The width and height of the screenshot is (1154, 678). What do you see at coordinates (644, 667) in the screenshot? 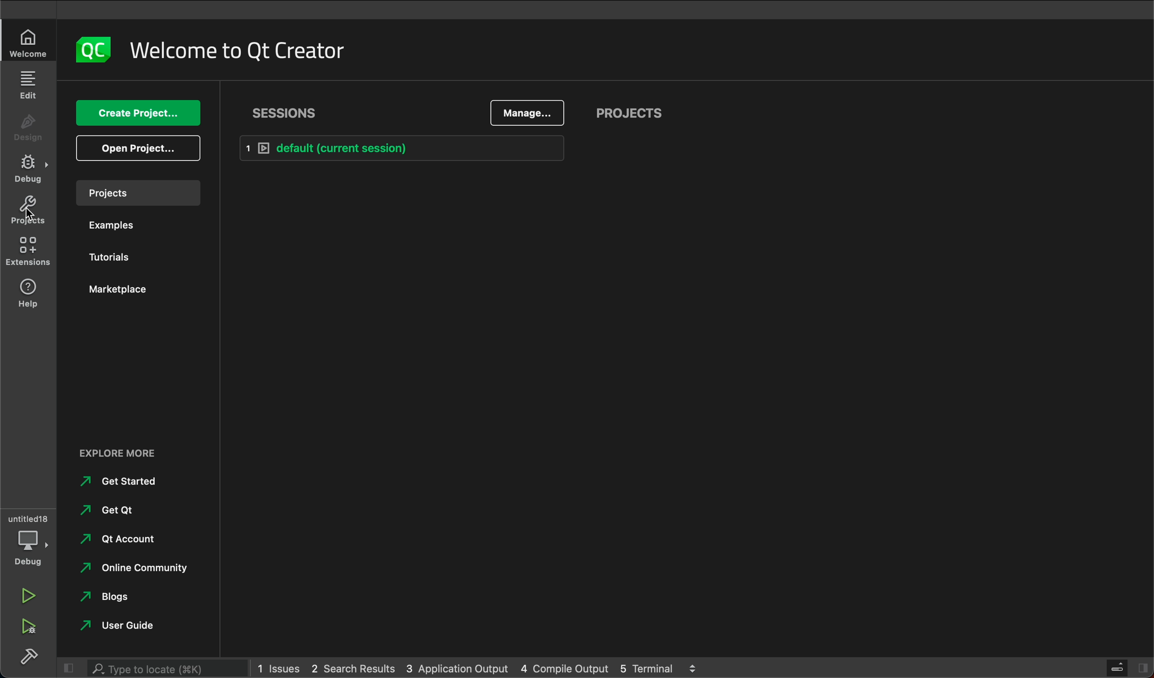
I see `5 Terminal` at bounding box center [644, 667].